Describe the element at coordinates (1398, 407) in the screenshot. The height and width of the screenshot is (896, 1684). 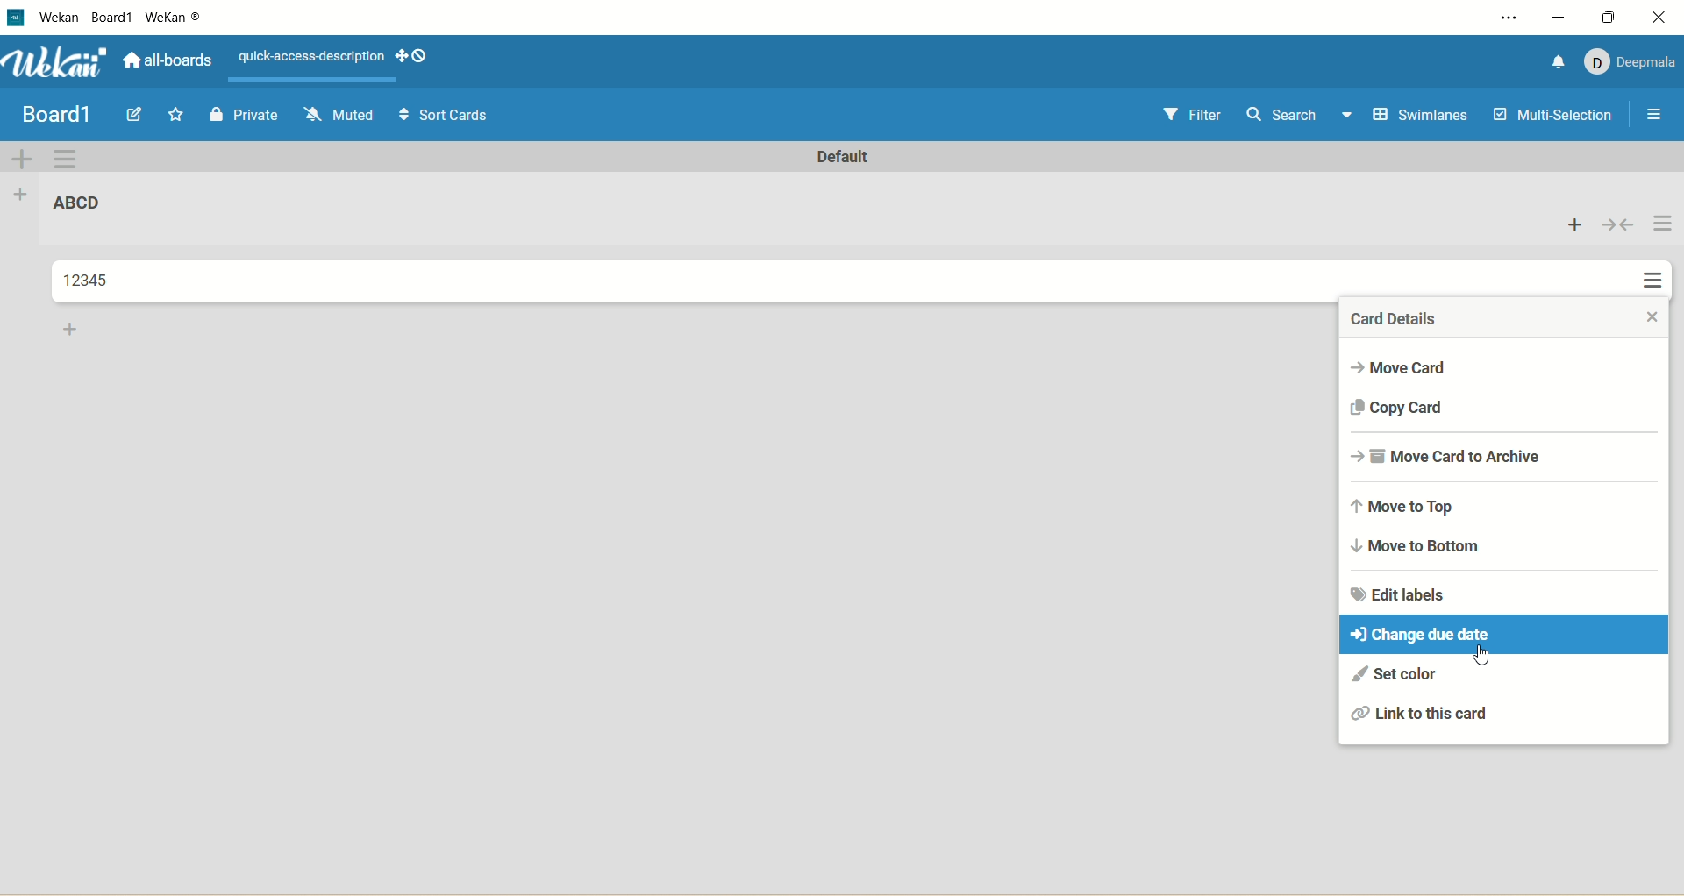
I see `copy card` at that location.